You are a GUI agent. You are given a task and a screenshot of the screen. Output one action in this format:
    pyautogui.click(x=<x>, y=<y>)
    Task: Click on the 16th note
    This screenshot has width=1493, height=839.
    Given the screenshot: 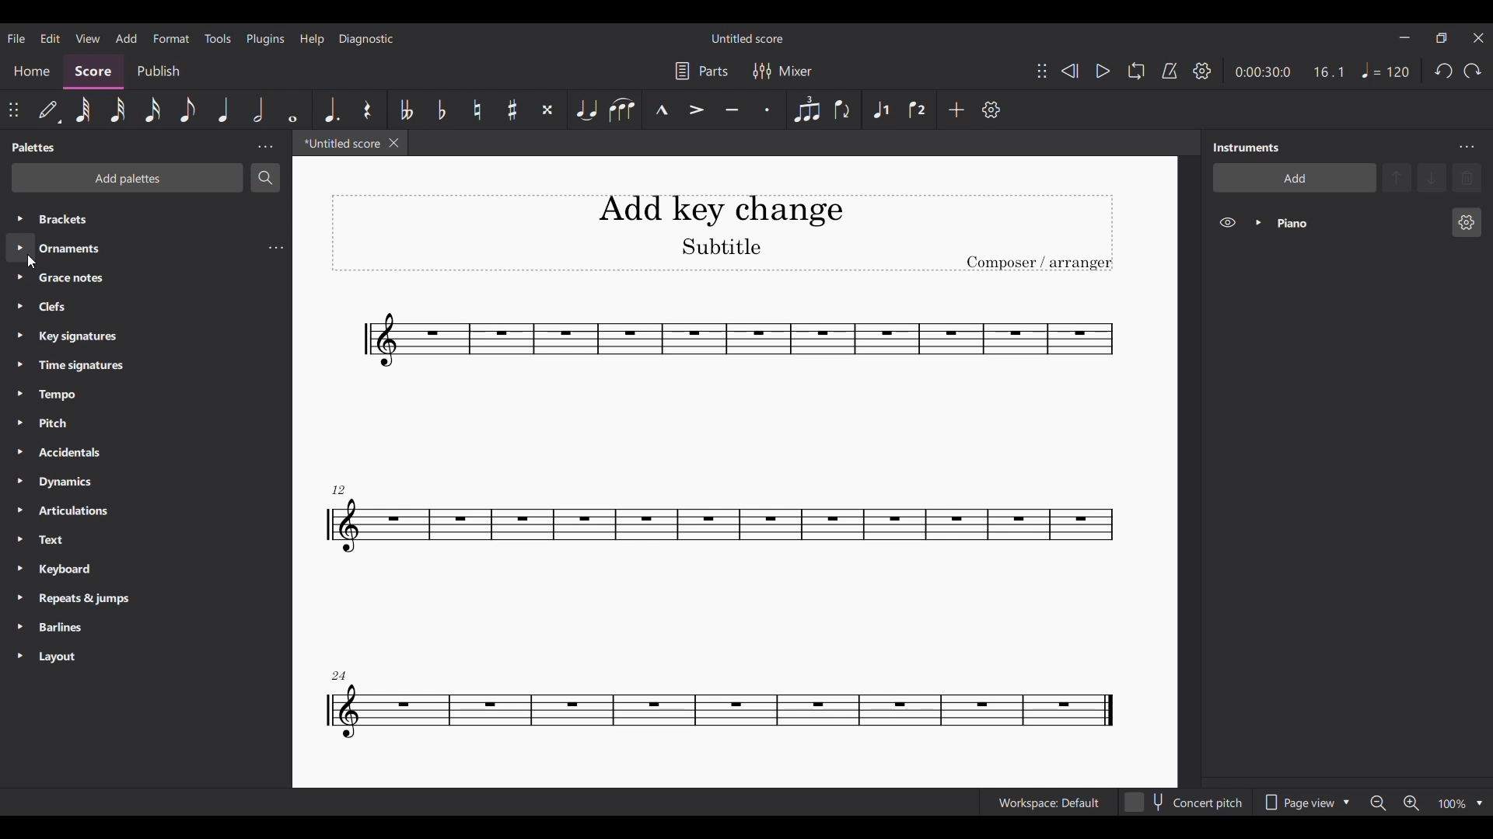 What is the action you would take?
    pyautogui.click(x=152, y=109)
    